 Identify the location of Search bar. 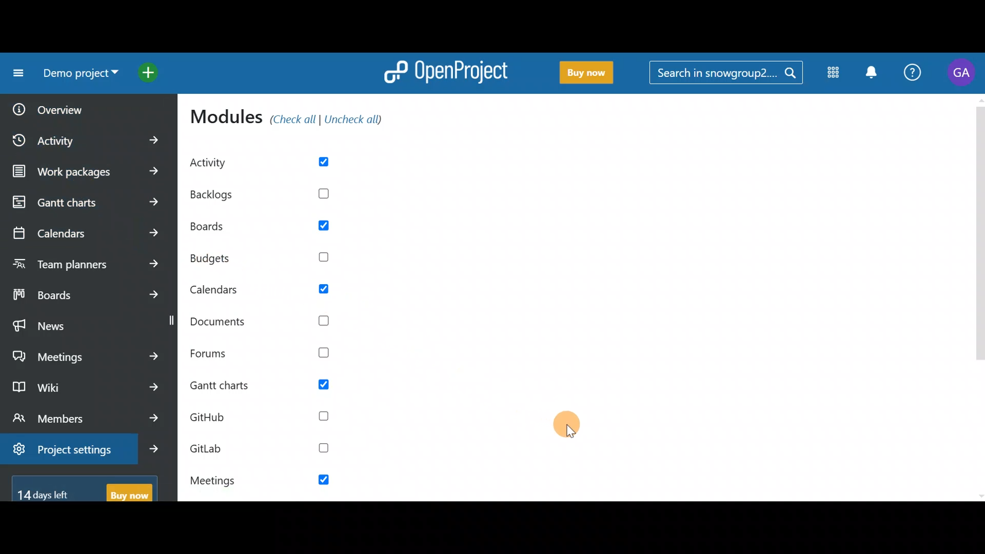
(725, 75).